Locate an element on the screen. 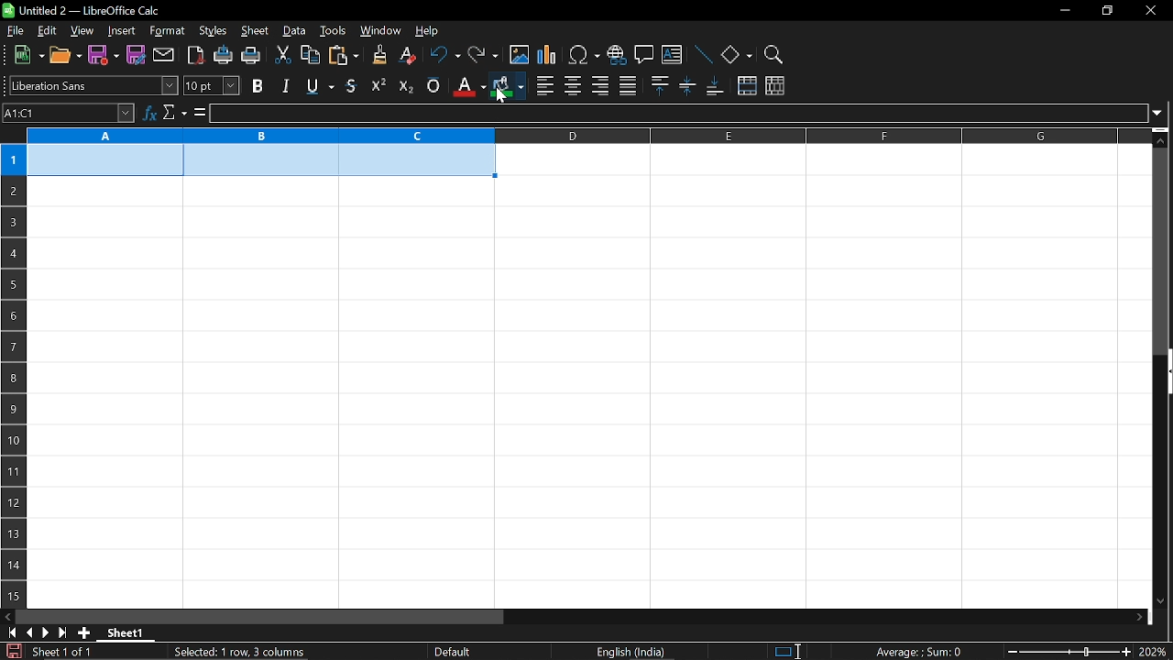 This screenshot has width=1173, height=660. align left is located at coordinates (544, 84).